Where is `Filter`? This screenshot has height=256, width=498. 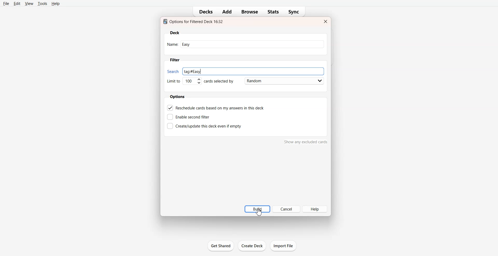 Filter is located at coordinates (175, 60).